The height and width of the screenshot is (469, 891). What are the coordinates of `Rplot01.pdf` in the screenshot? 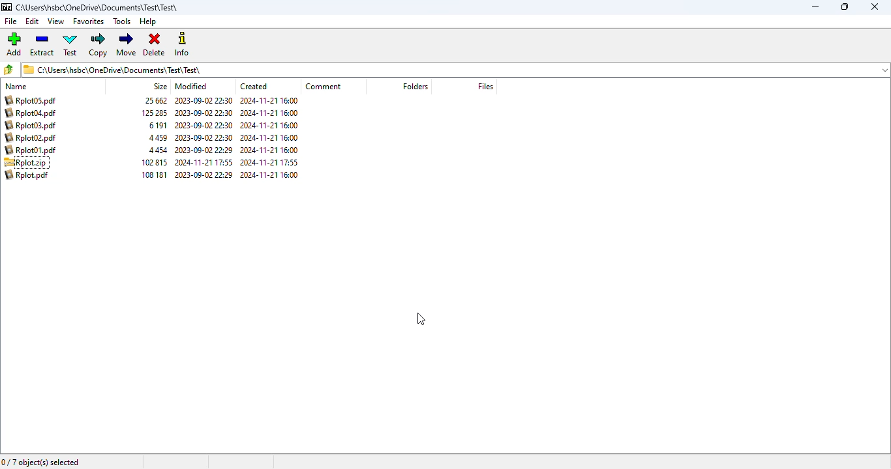 It's located at (31, 150).